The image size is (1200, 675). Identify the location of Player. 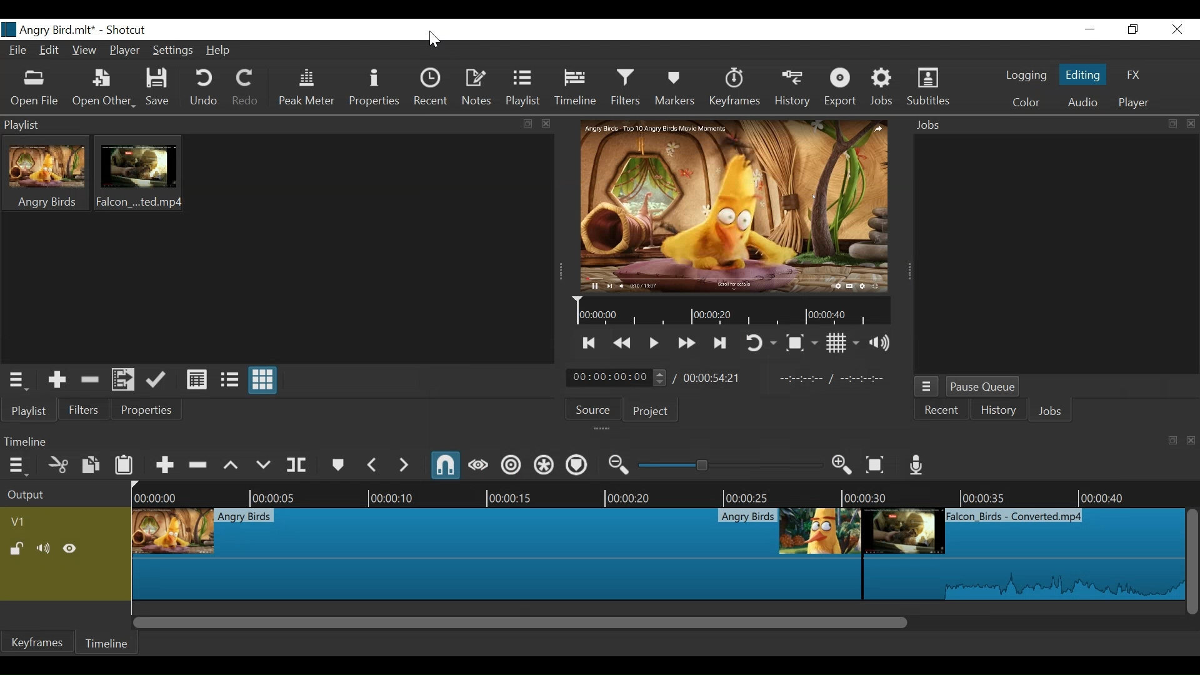
(126, 51).